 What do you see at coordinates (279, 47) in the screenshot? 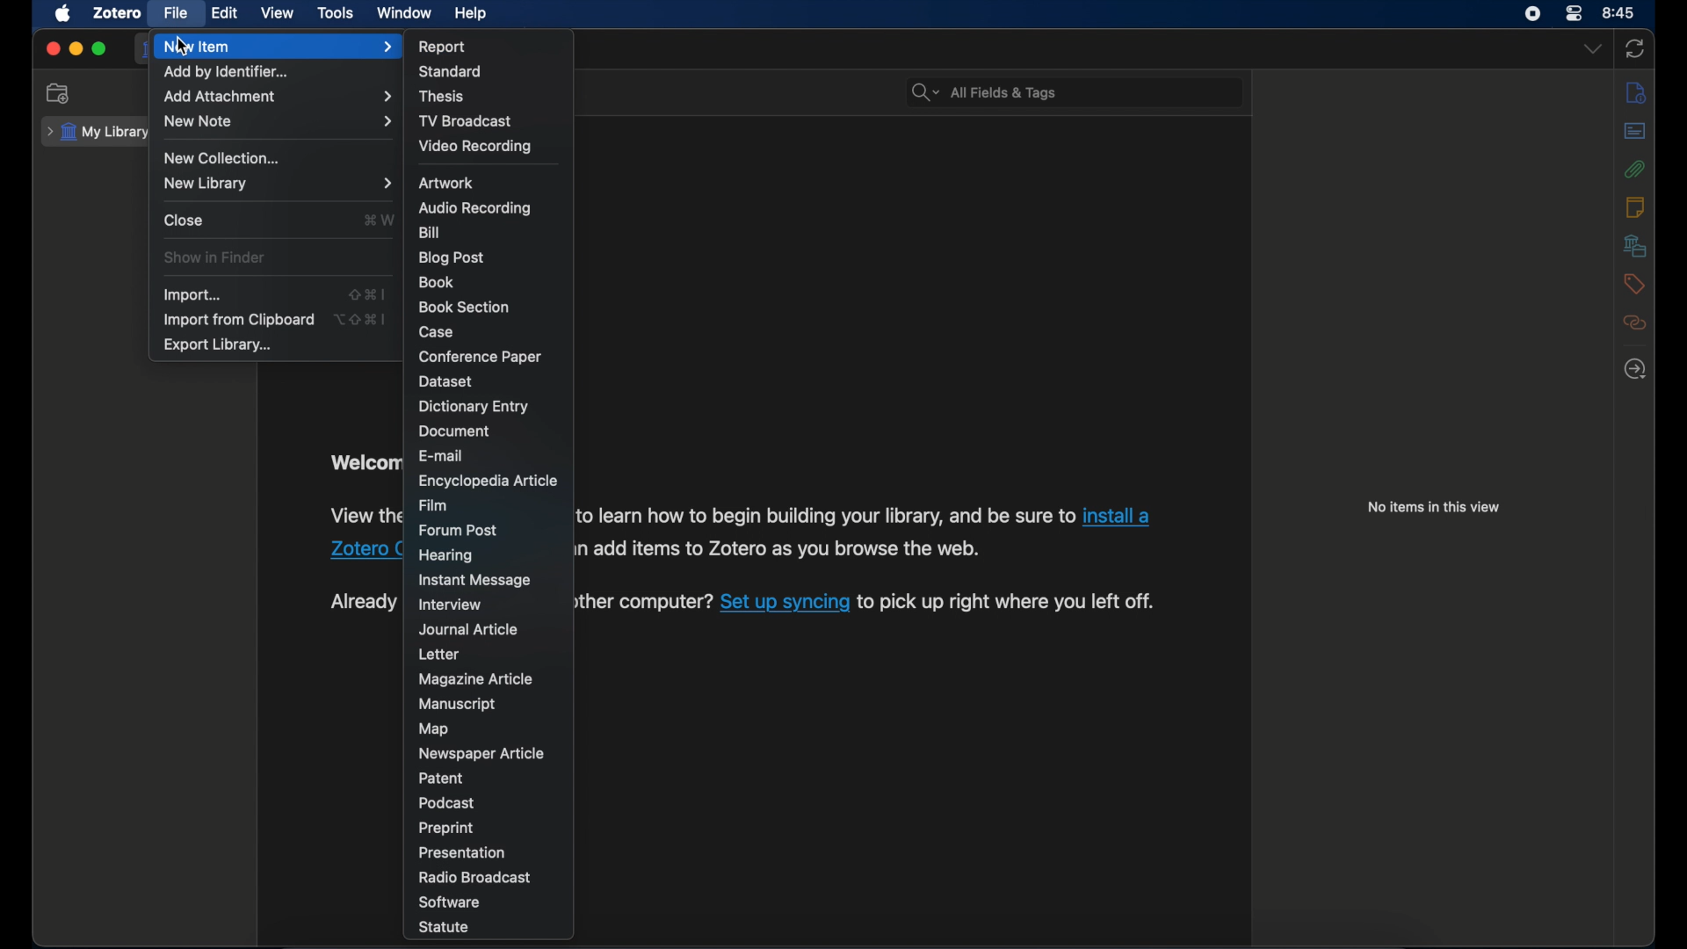
I see `new item` at bounding box center [279, 47].